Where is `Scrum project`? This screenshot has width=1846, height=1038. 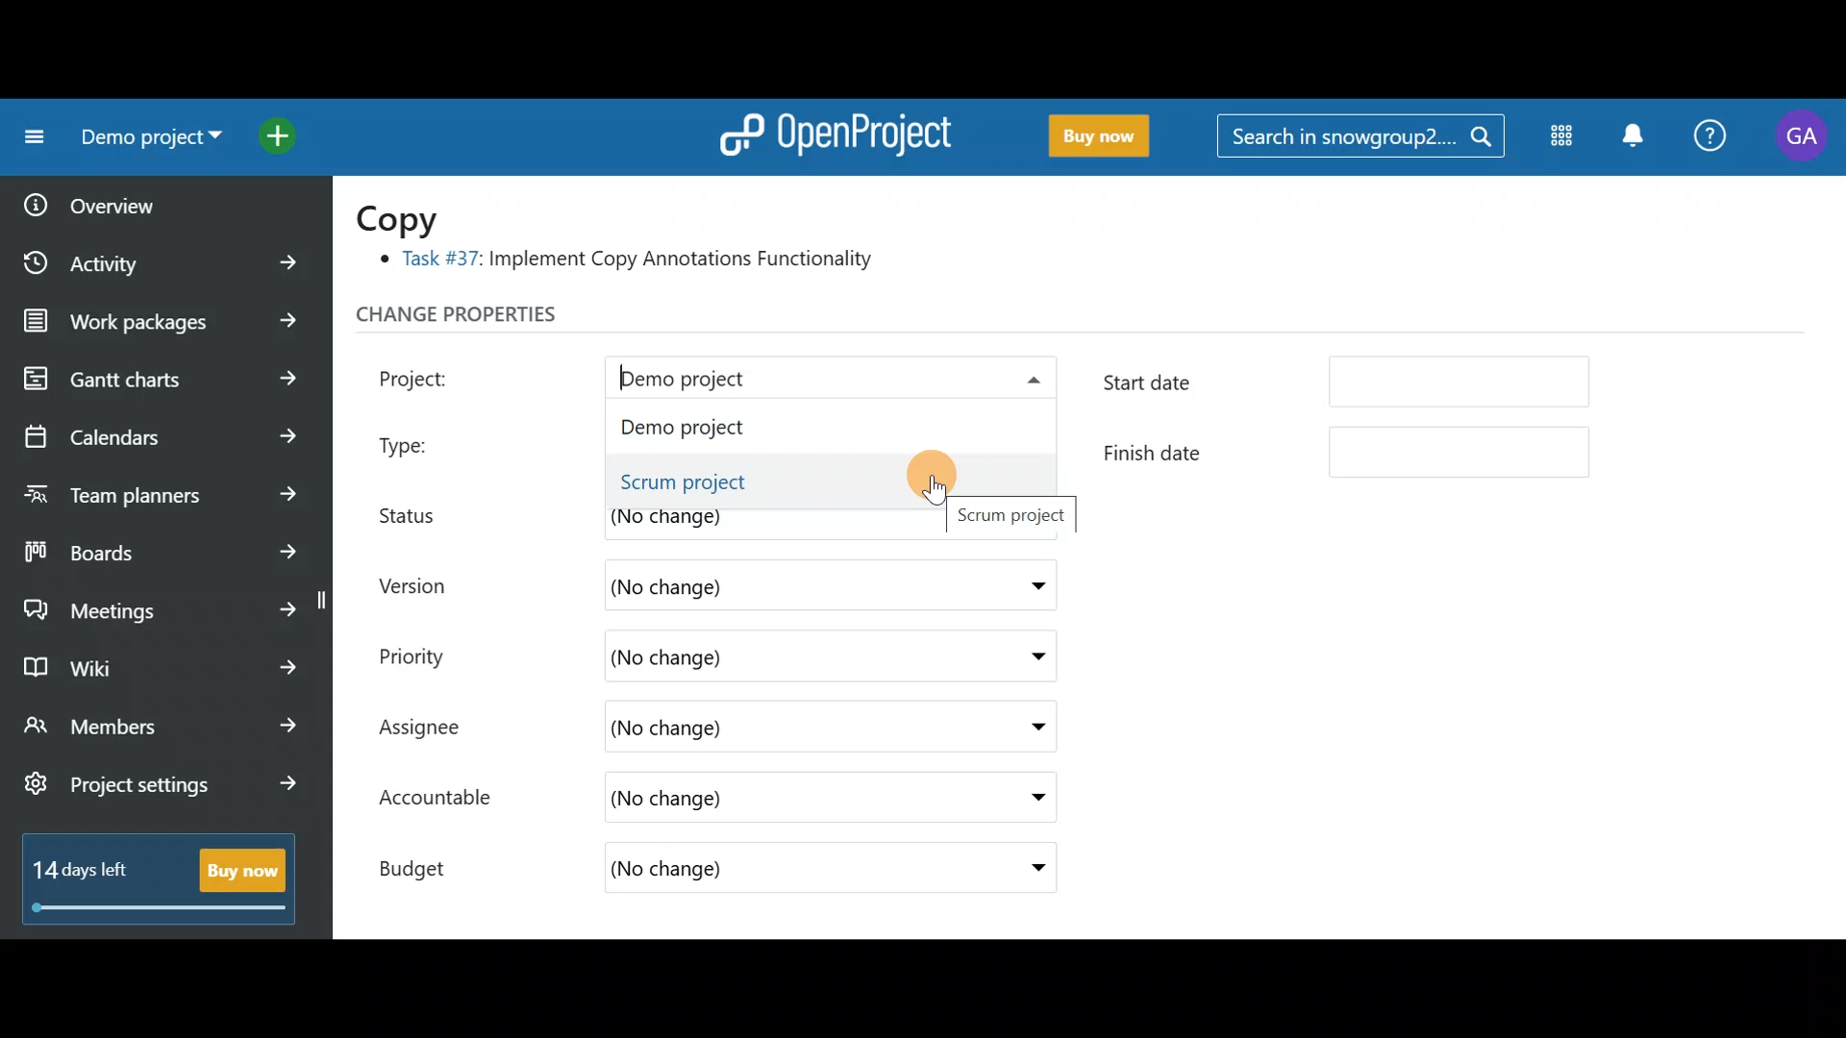
Scrum project is located at coordinates (1016, 517).